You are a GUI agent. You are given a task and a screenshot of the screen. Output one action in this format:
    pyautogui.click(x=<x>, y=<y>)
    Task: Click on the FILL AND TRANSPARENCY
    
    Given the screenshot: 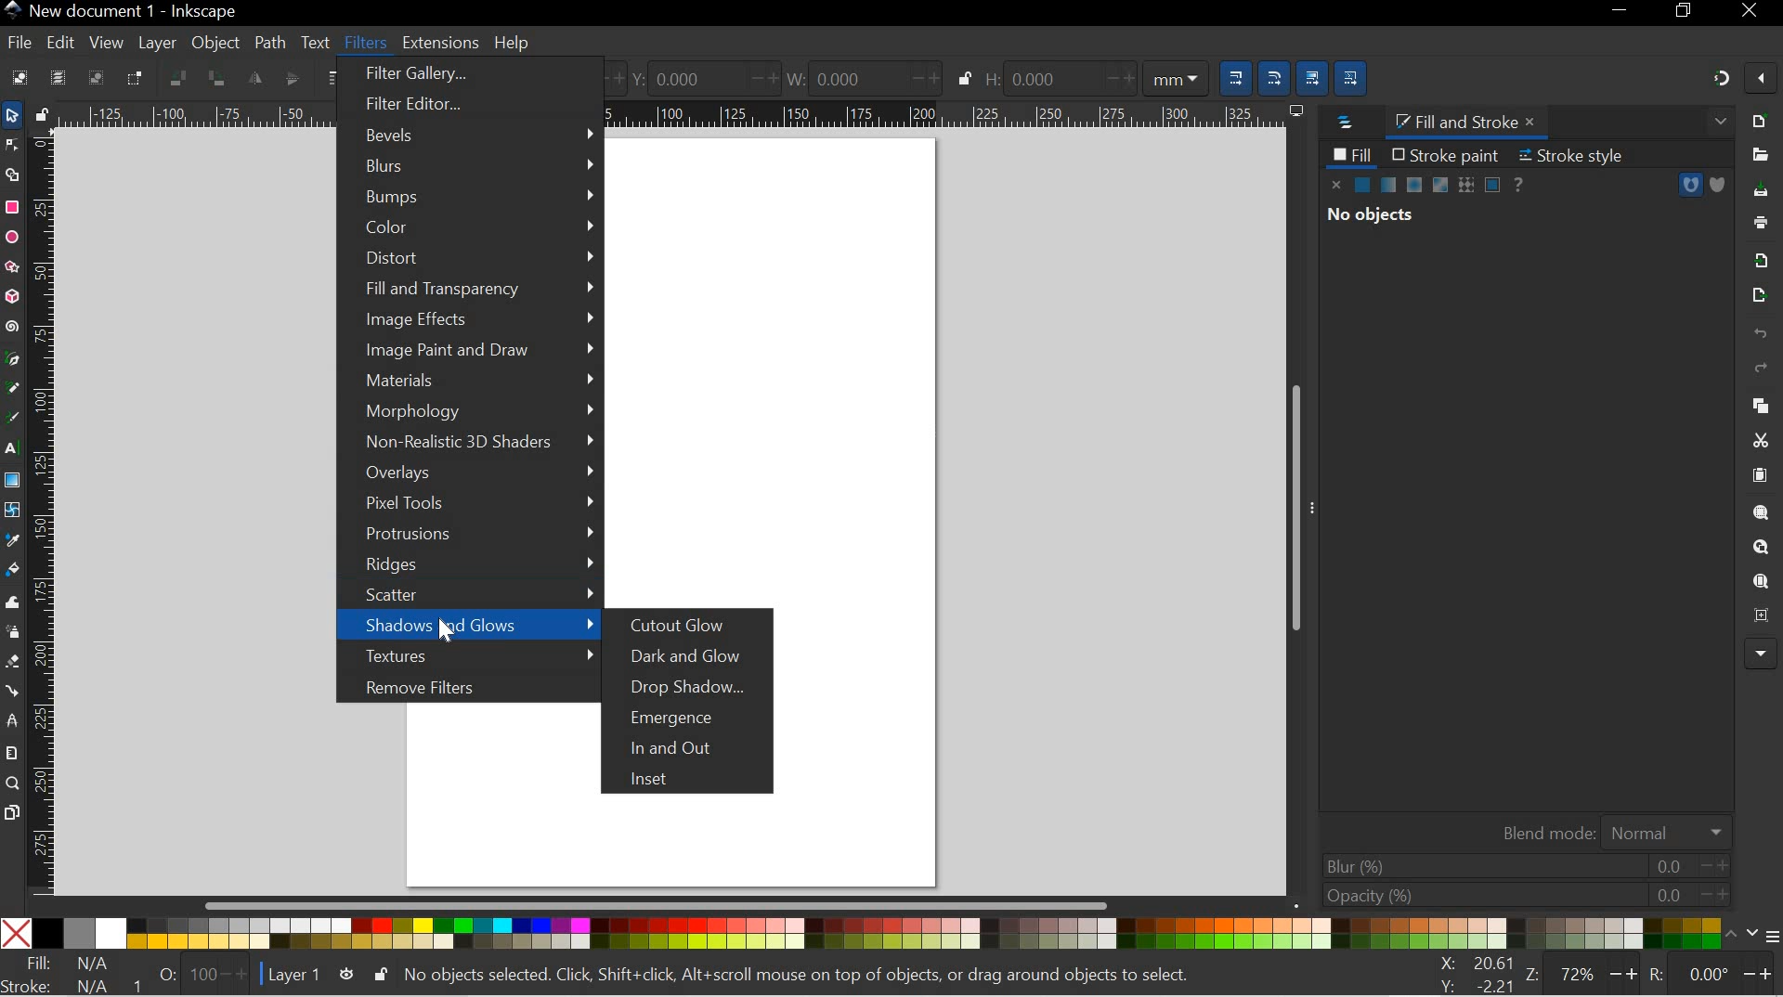 What is the action you would take?
    pyautogui.click(x=473, y=290)
    